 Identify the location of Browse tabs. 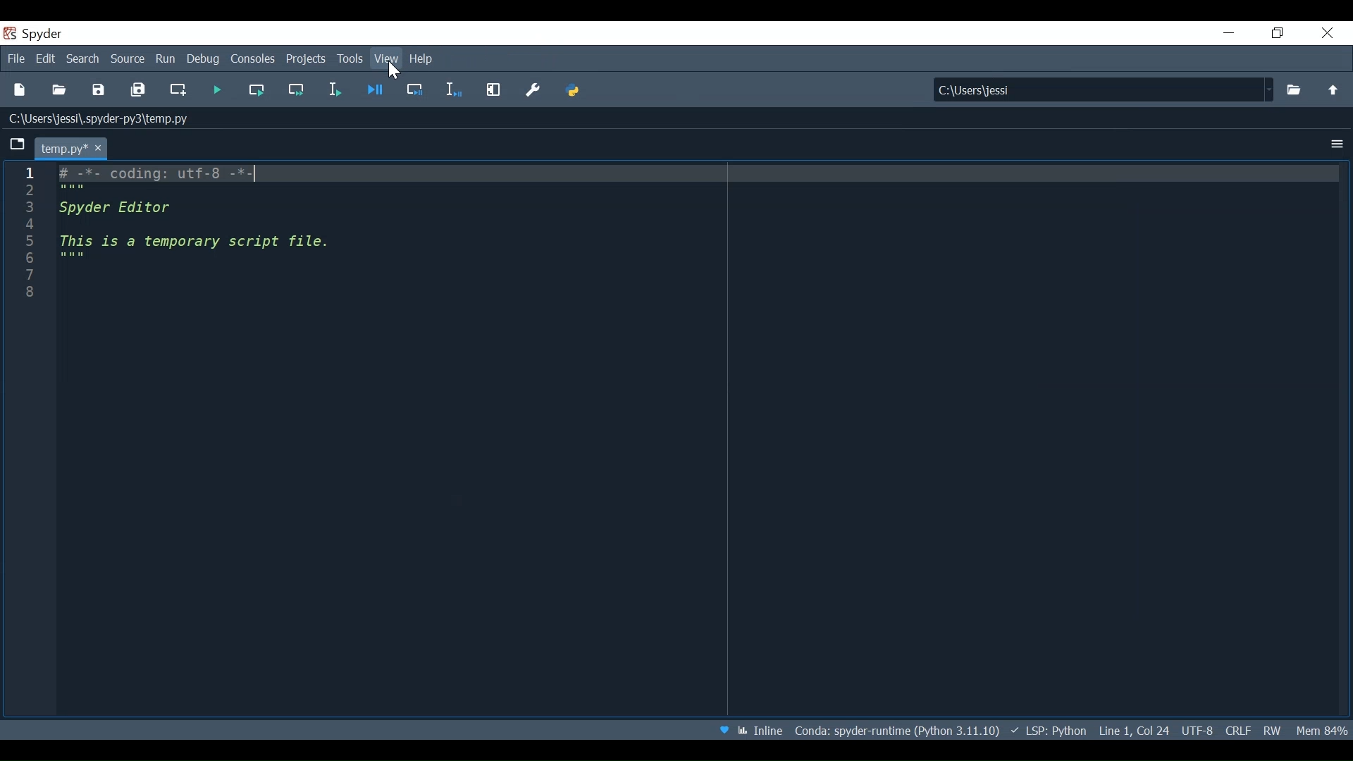
(18, 145).